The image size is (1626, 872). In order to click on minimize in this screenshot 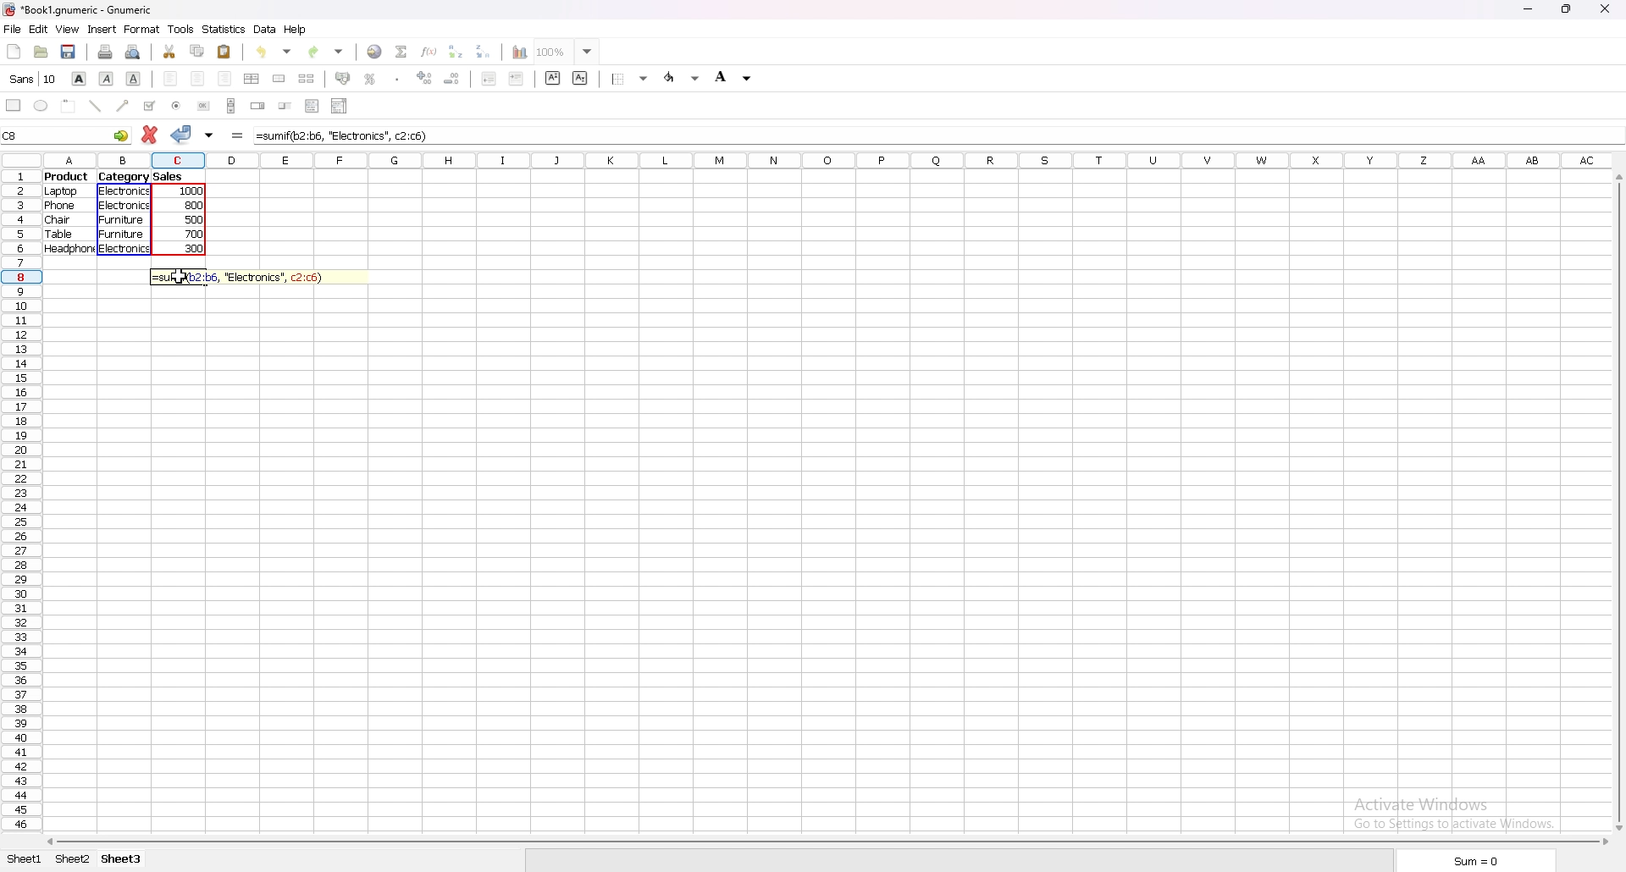, I will do `click(1529, 9)`.